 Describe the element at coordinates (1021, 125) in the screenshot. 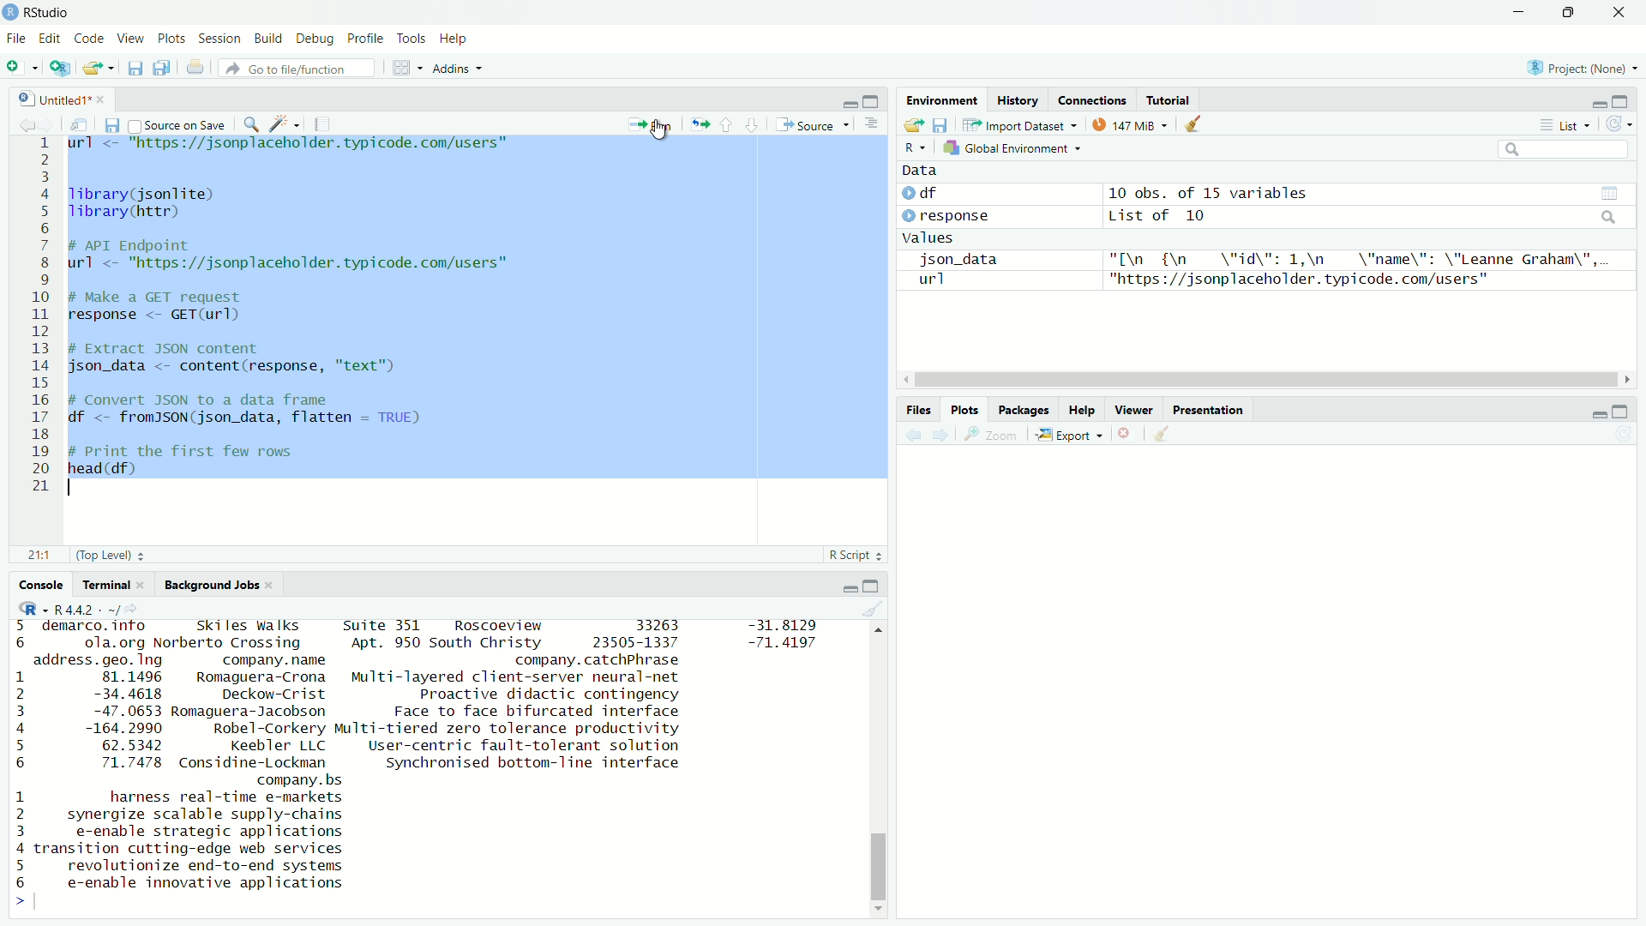

I see `Import Dataset ` at that location.